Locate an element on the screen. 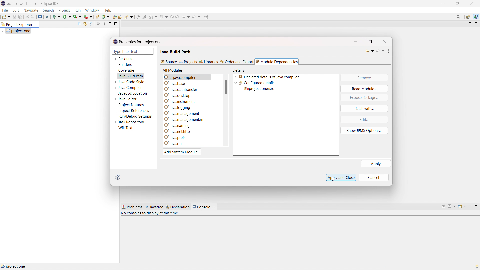 The width and height of the screenshot is (480, 270). toggle ant editor auto reconcile is located at coordinates (138, 17).